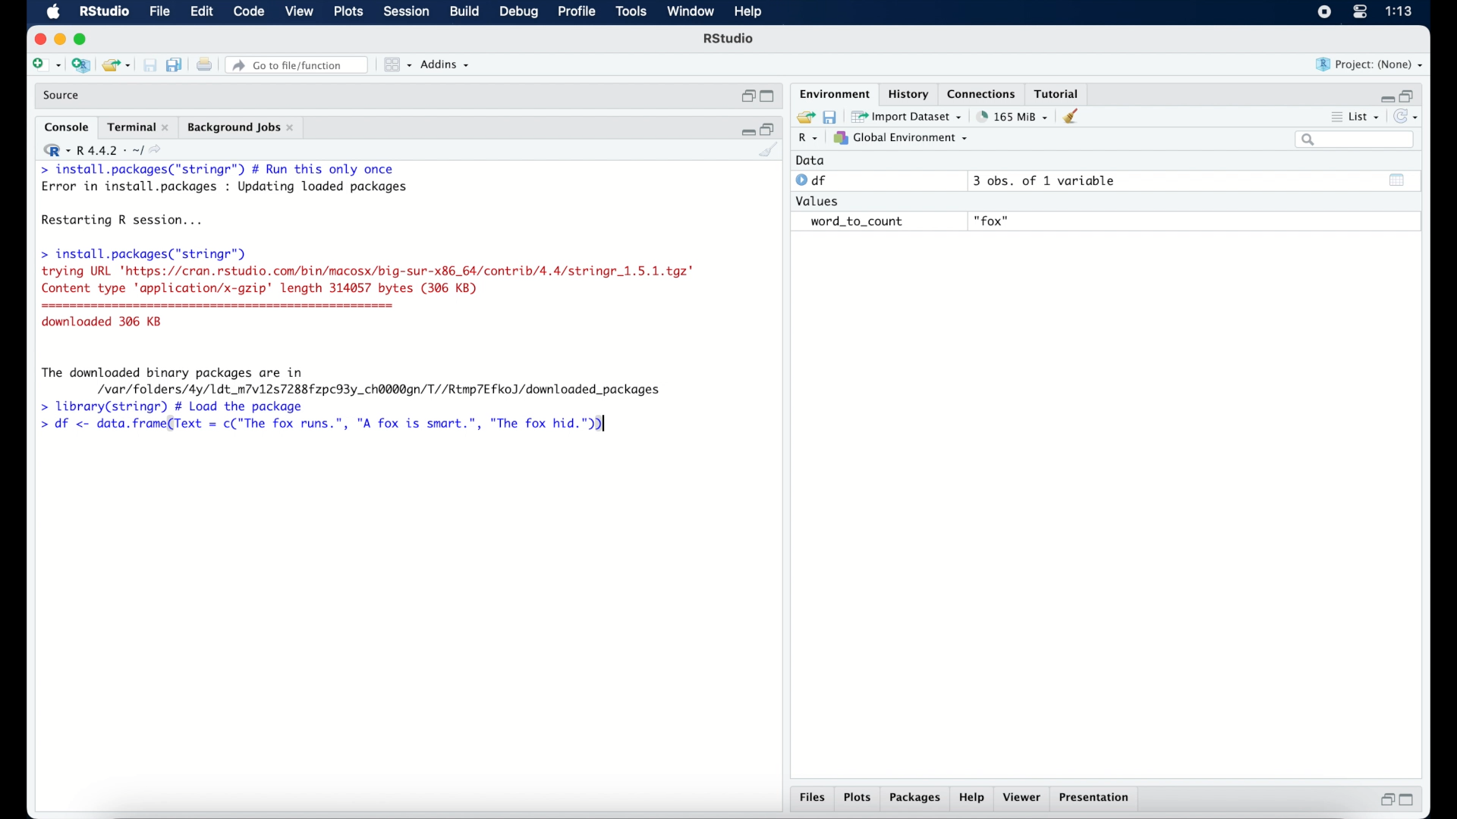 This screenshot has width=1457, height=819. I want to click on maximize, so click(769, 97).